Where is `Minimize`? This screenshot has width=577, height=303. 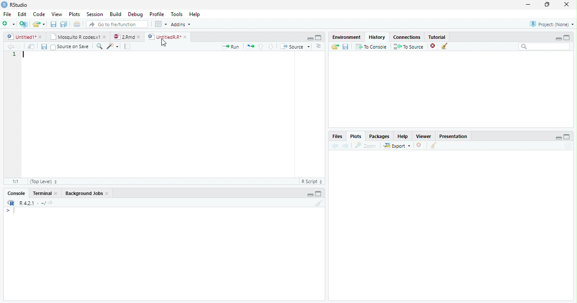 Minimize is located at coordinates (310, 38).